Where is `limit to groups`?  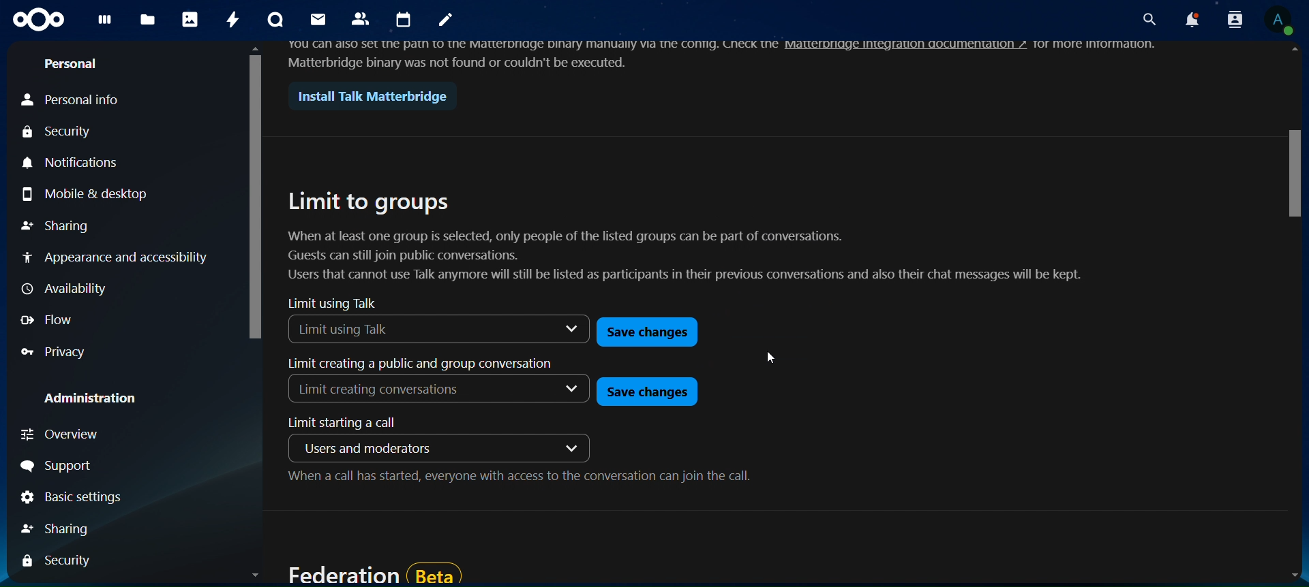
limit to groups is located at coordinates (696, 237).